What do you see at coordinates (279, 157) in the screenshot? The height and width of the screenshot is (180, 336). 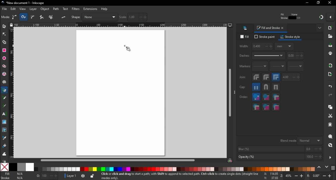 I see `opacity` at bounding box center [279, 157].